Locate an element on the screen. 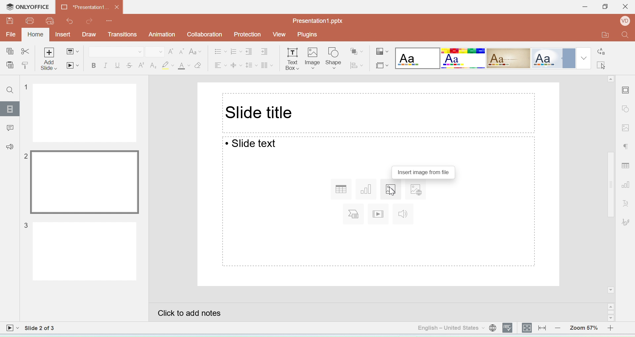 This screenshot has height=337, width=635. insert video is located at coordinates (379, 214).